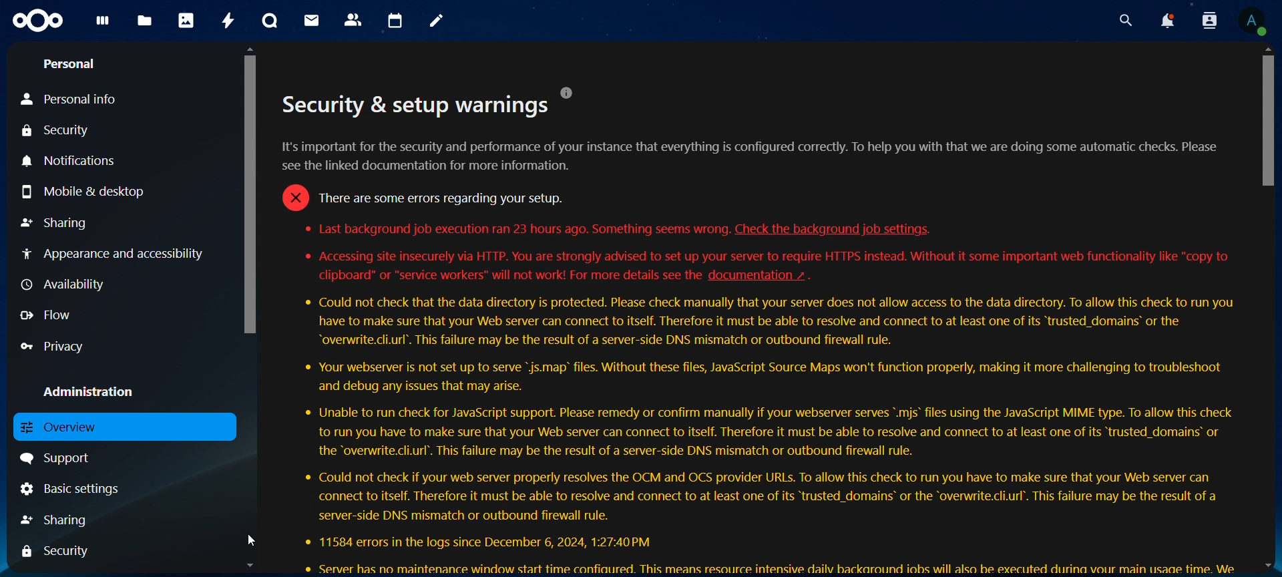 Image resolution: width=1282 pixels, height=577 pixels. What do you see at coordinates (271, 21) in the screenshot?
I see `talk` at bounding box center [271, 21].